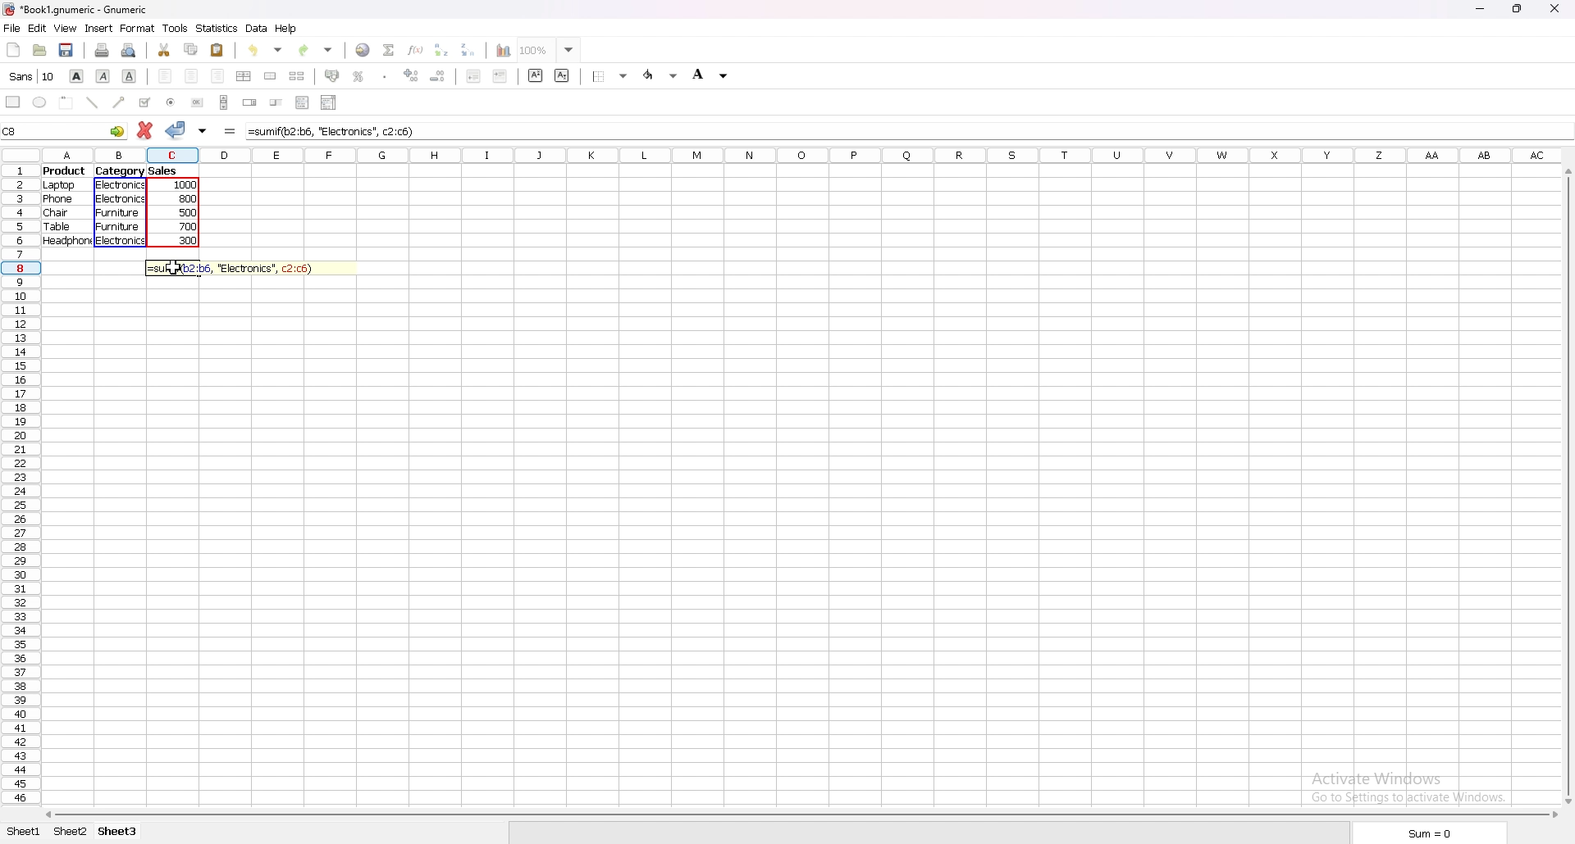 The width and height of the screenshot is (1575, 844). What do you see at coordinates (18, 483) in the screenshot?
I see `rows` at bounding box center [18, 483].